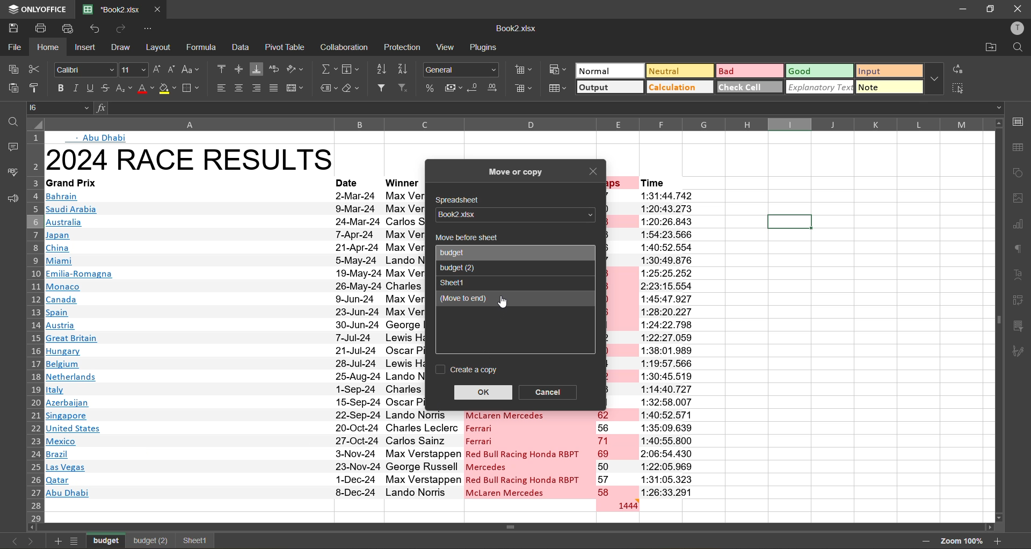  What do you see at coordinates (1020, 299) in the screenshot?
I see `pivot table` at bounding box center [1020, 299].